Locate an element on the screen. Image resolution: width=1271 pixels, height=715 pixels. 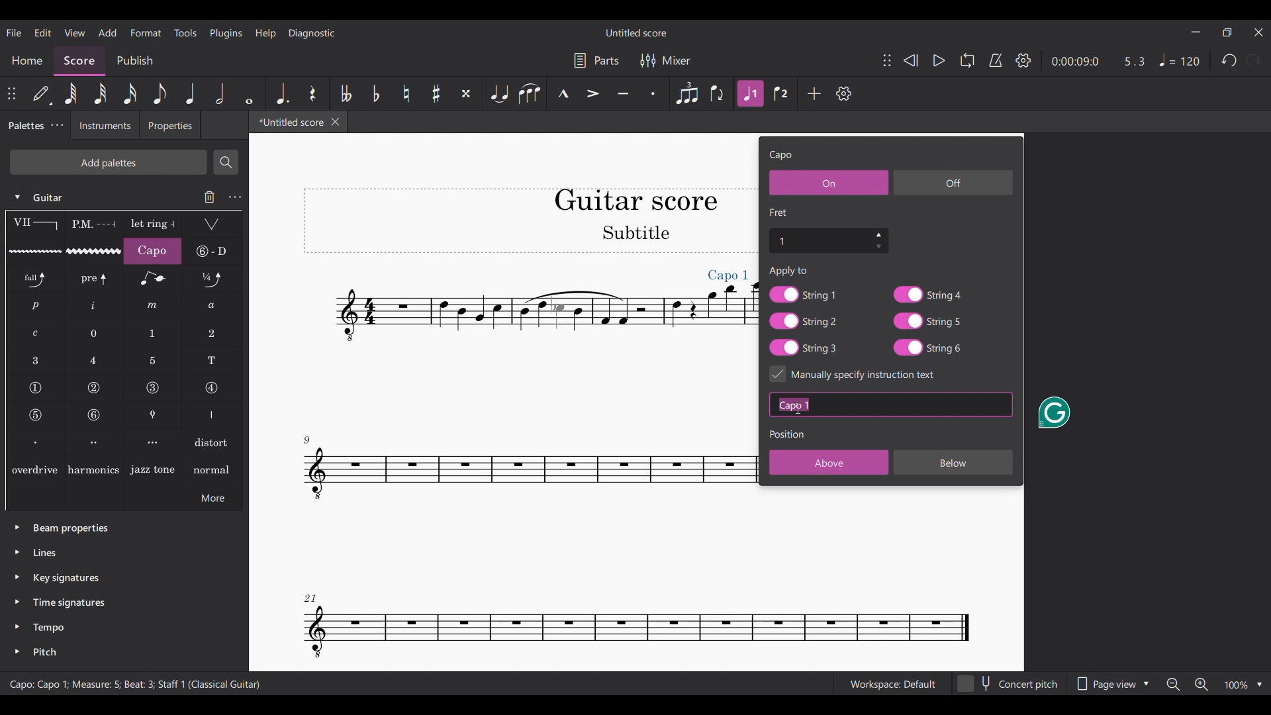
Flip direction is located at coordinates (718, 93).